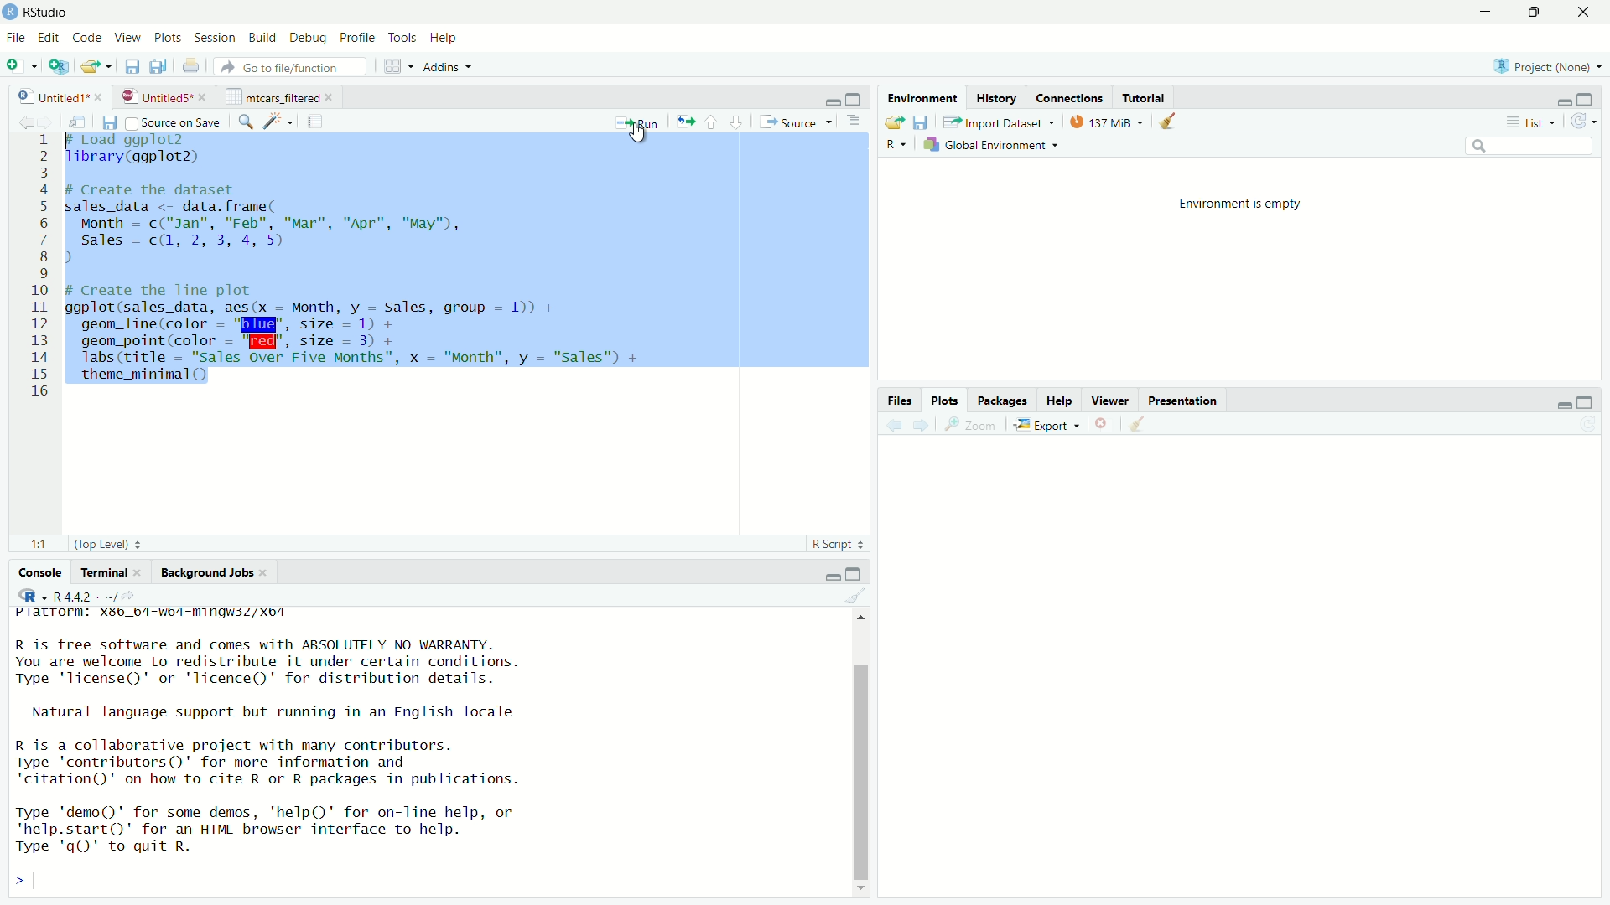  I want to click on tools, so click(404, 39).